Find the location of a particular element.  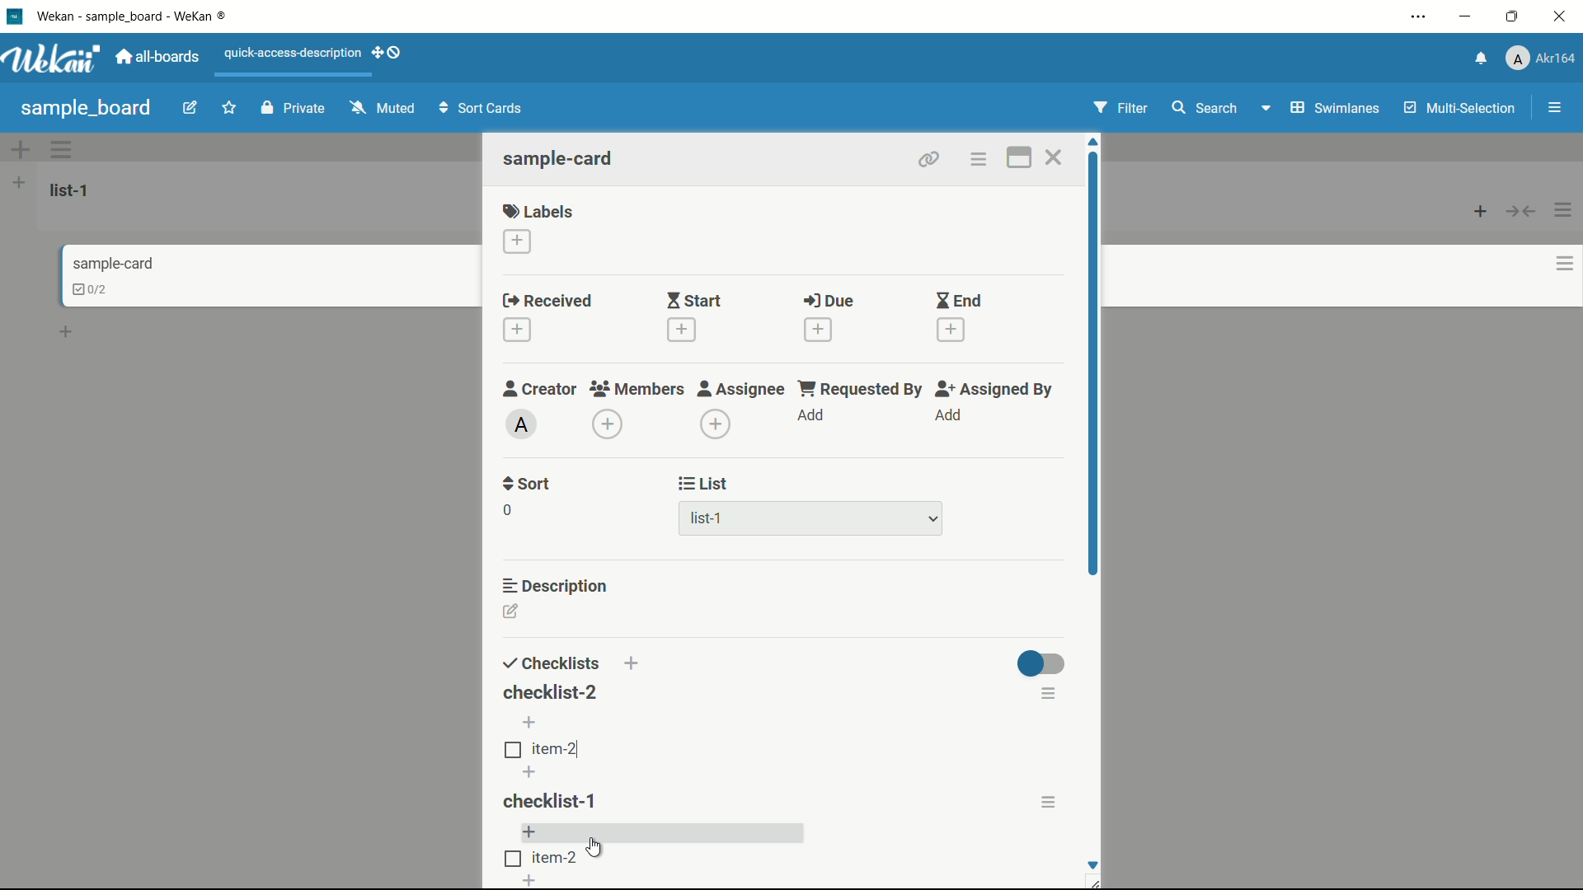

end is located at coordinates (958, 302).